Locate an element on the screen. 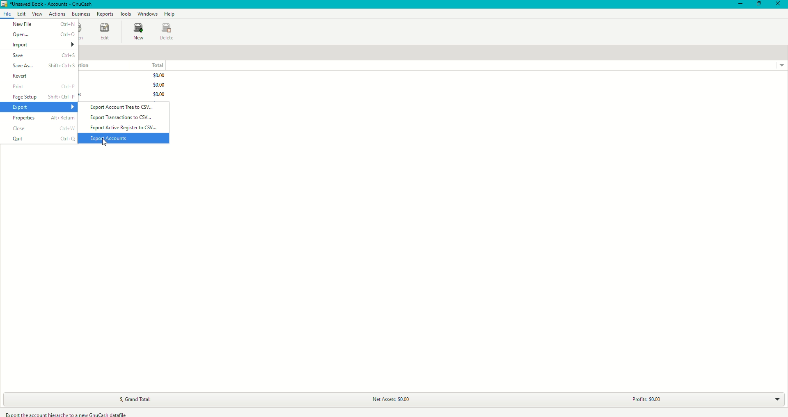  Save is located at coordinates (44, 56).